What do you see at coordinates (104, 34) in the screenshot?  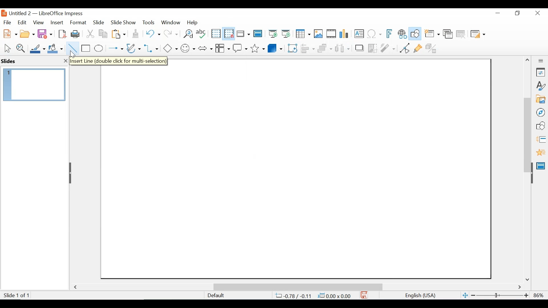 I see `Copy` at bounding box center [104, 34].